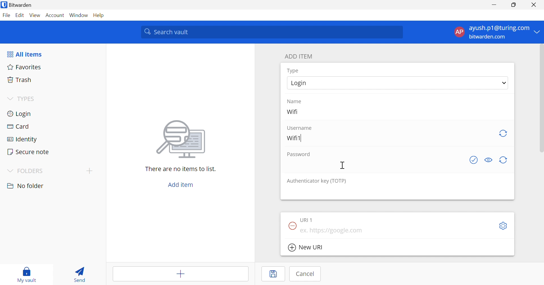 The width and height of the screenshot is (544, 285). Describe the element at coordinates (306, 248) in the screenshot. I see `New URI` at that location.